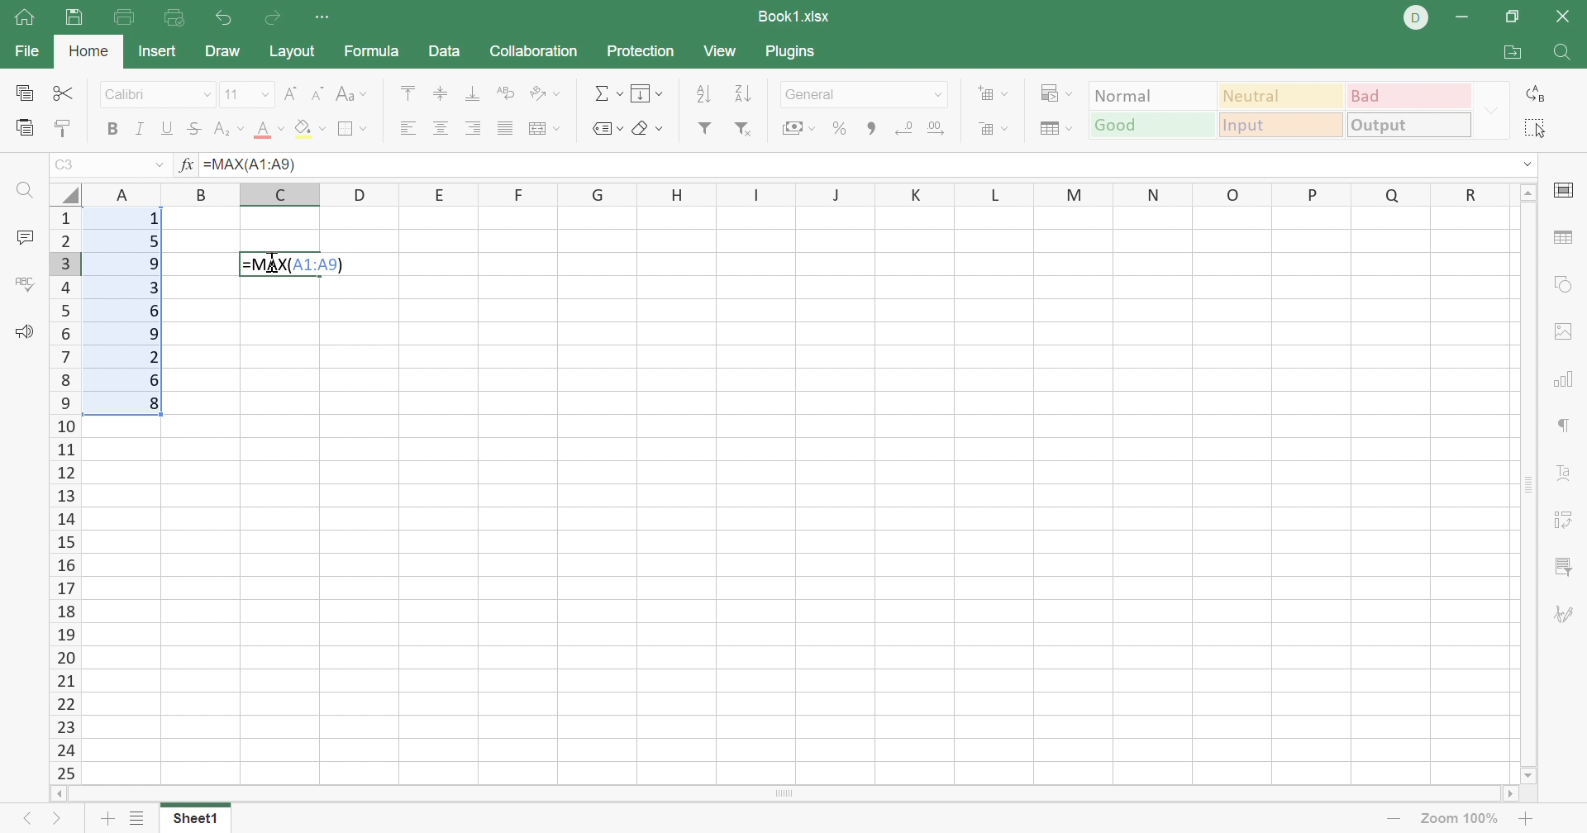 The width and height of the screenshot is (1587, 833). Describe the element at coordinates (721, 50) in the screenshot. I see `View` at that location.